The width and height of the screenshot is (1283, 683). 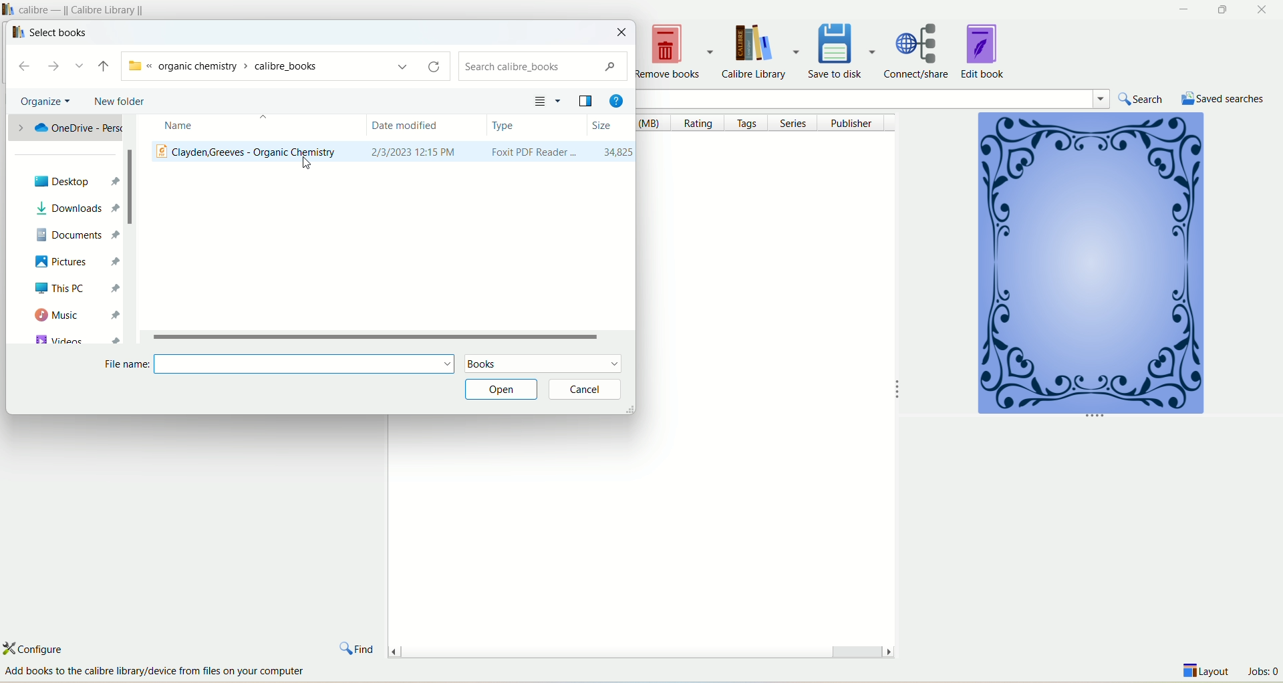 What do you see at coordinates (306, 165) in the screenshot?
I see `cursor` at bounding box center [306, 165].